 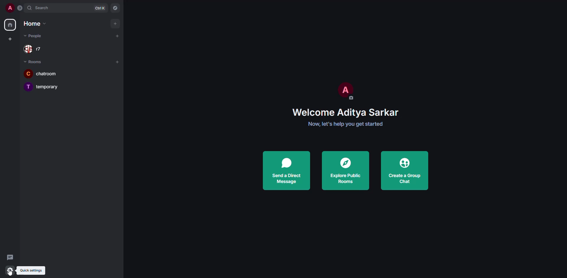 I want to click on get started, so click(x=347, y=124).